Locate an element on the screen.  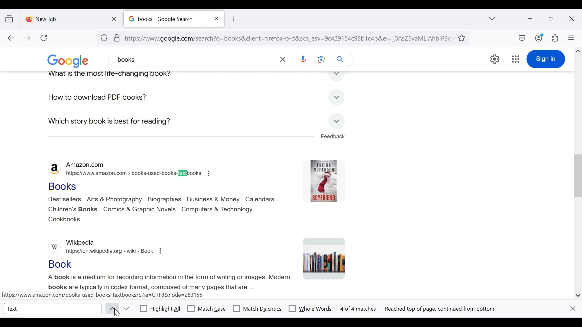
account is located at coordinates (539, 38).